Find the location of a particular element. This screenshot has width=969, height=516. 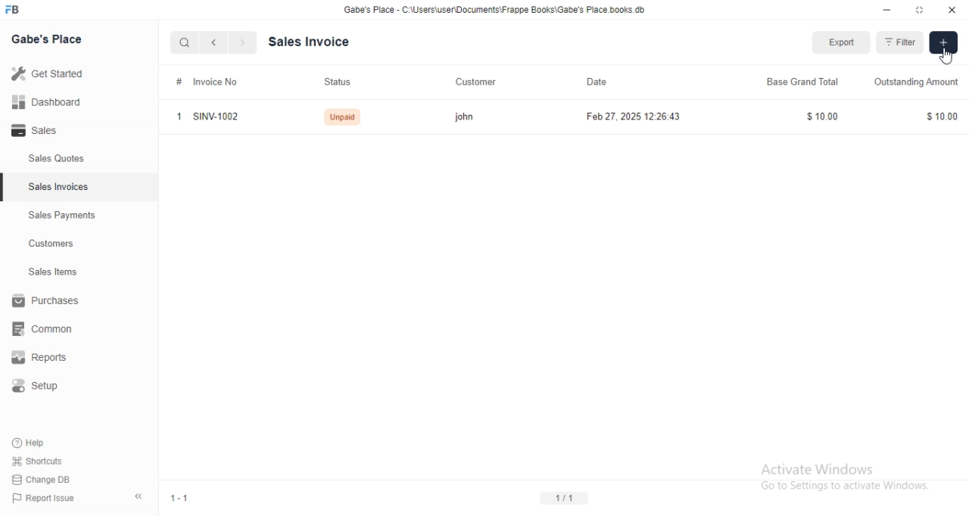

minimize is located at coordinates (880, 11).